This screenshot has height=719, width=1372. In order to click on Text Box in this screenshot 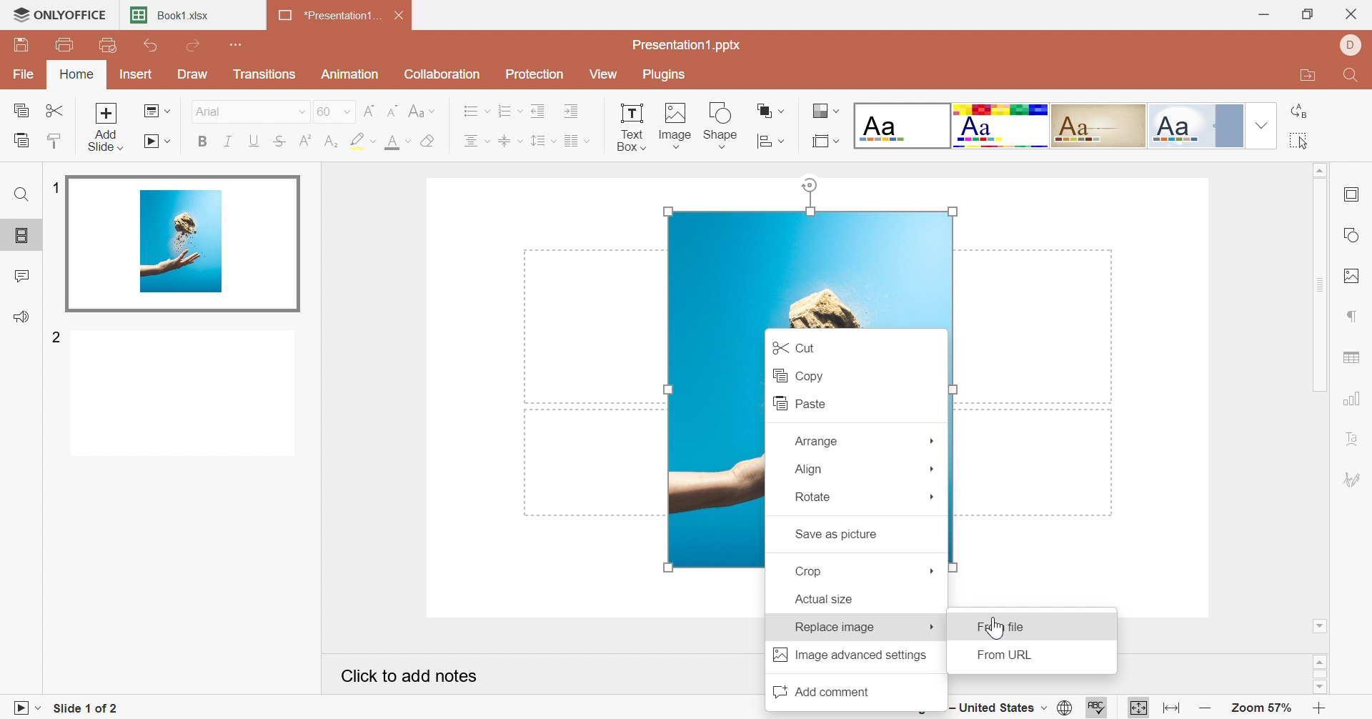, I will do `click(630, 125)`.